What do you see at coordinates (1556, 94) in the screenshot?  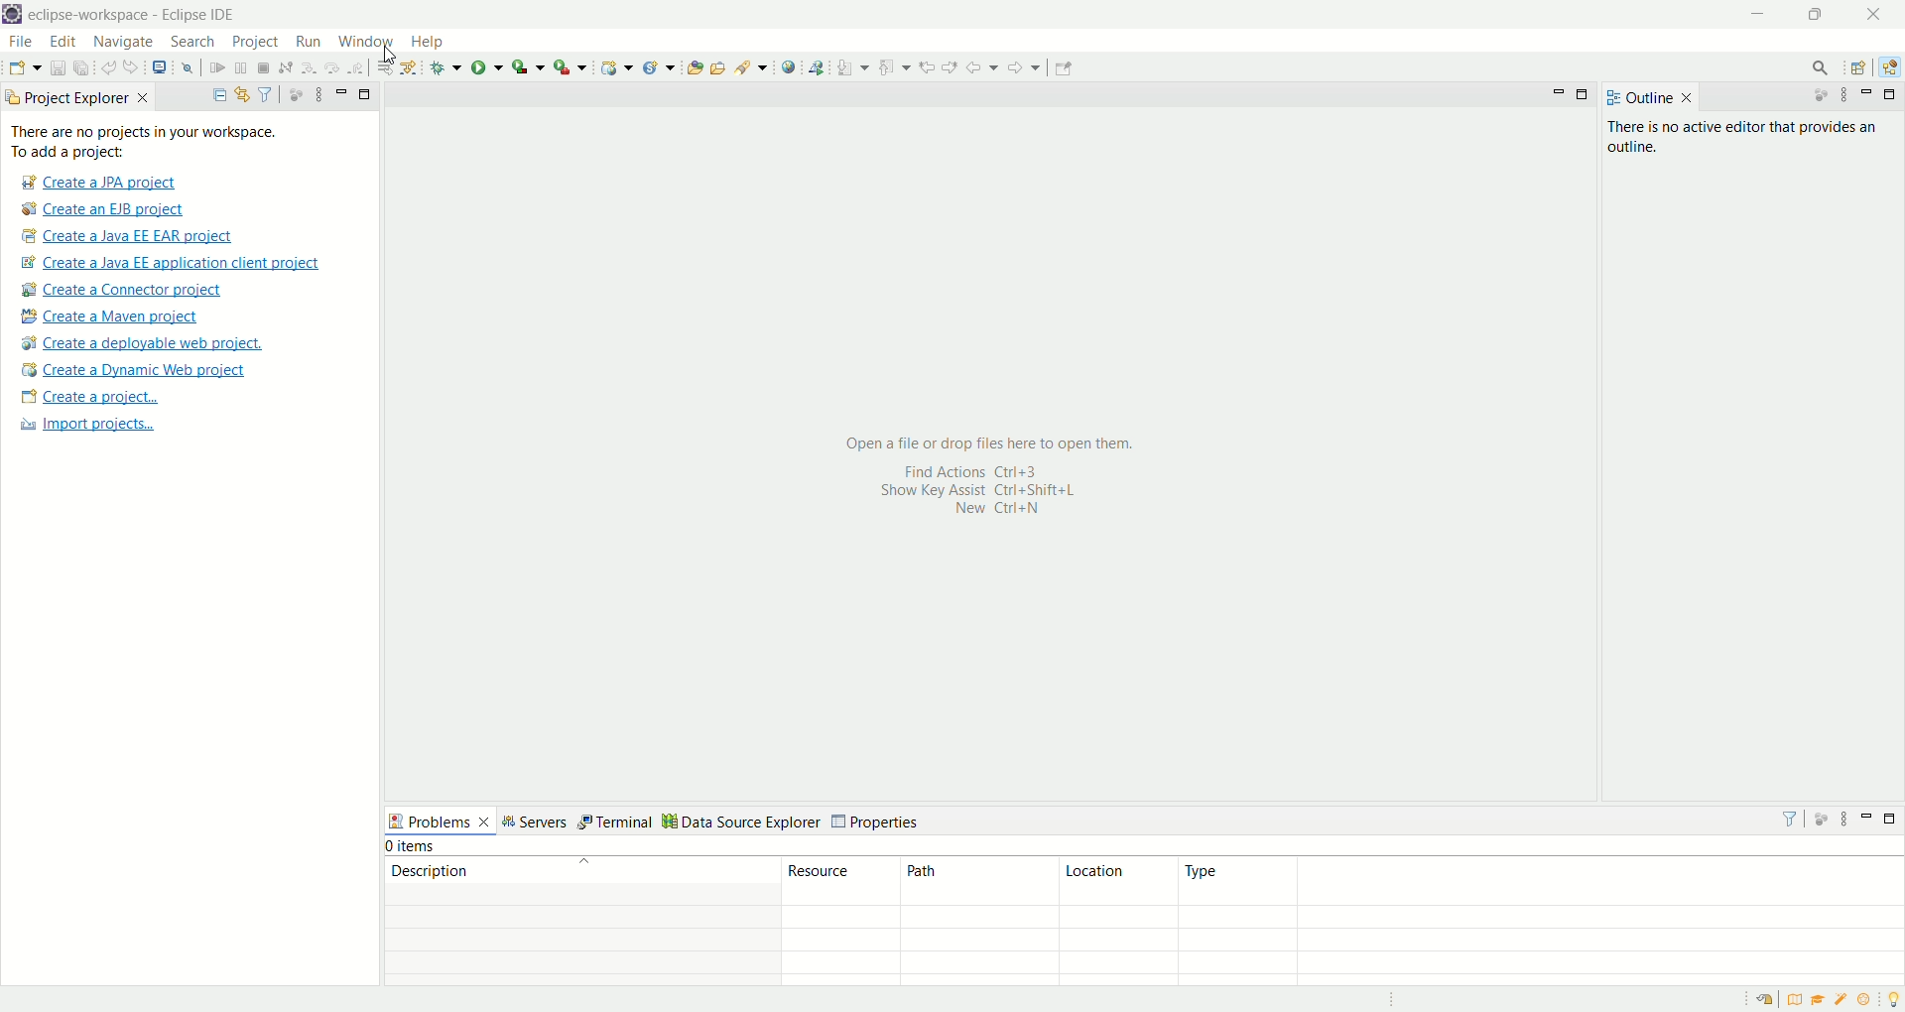 I see `minimize` at bounding box center [1556, 94].